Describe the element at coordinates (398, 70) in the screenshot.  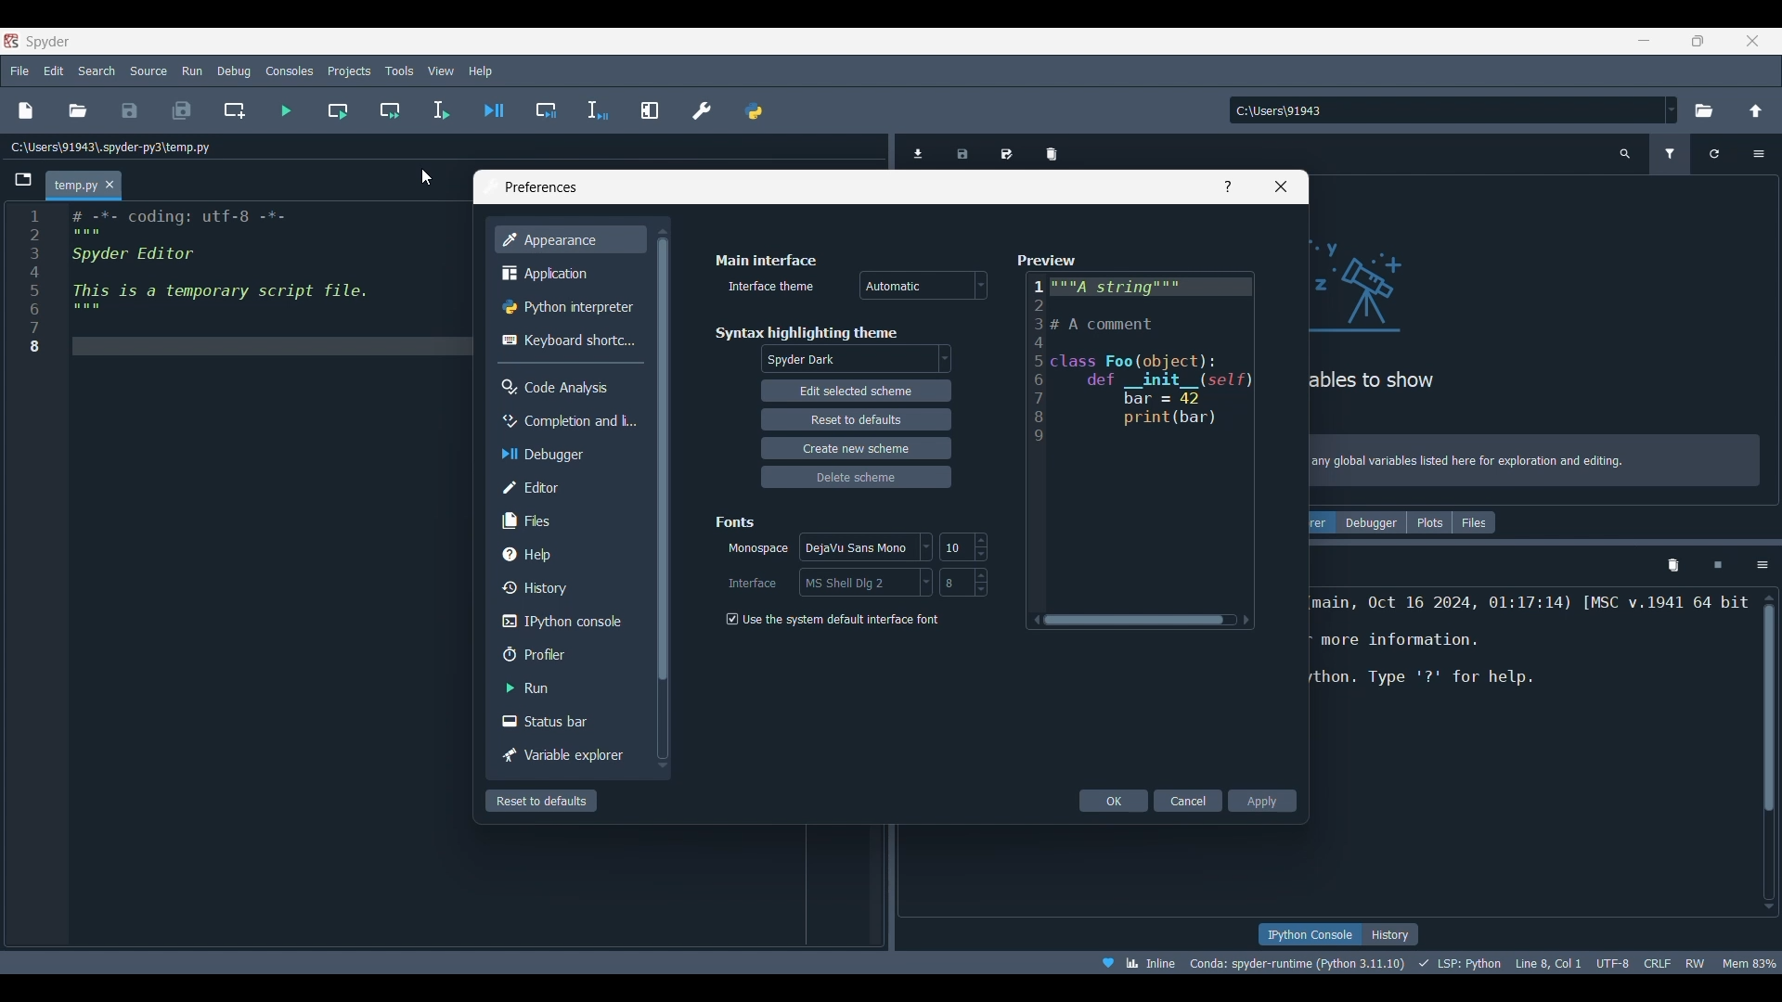
I see `Tools menu, highlighted by cursor` at that location.